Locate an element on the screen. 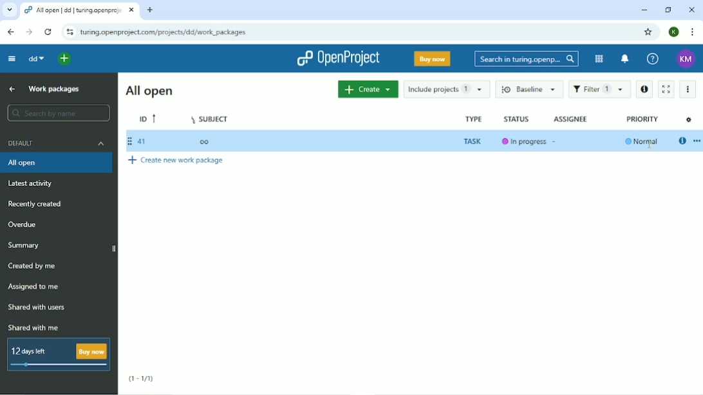 Image resolution: width=703 pixels, height=395 pixels. Buy now is located at coordinates (432, 58).